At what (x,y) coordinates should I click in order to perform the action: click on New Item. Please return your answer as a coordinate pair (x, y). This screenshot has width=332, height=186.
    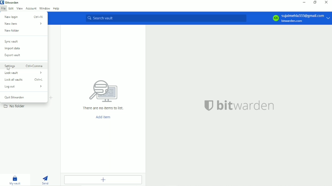
    Looking at the image, I should click on (24, 24).